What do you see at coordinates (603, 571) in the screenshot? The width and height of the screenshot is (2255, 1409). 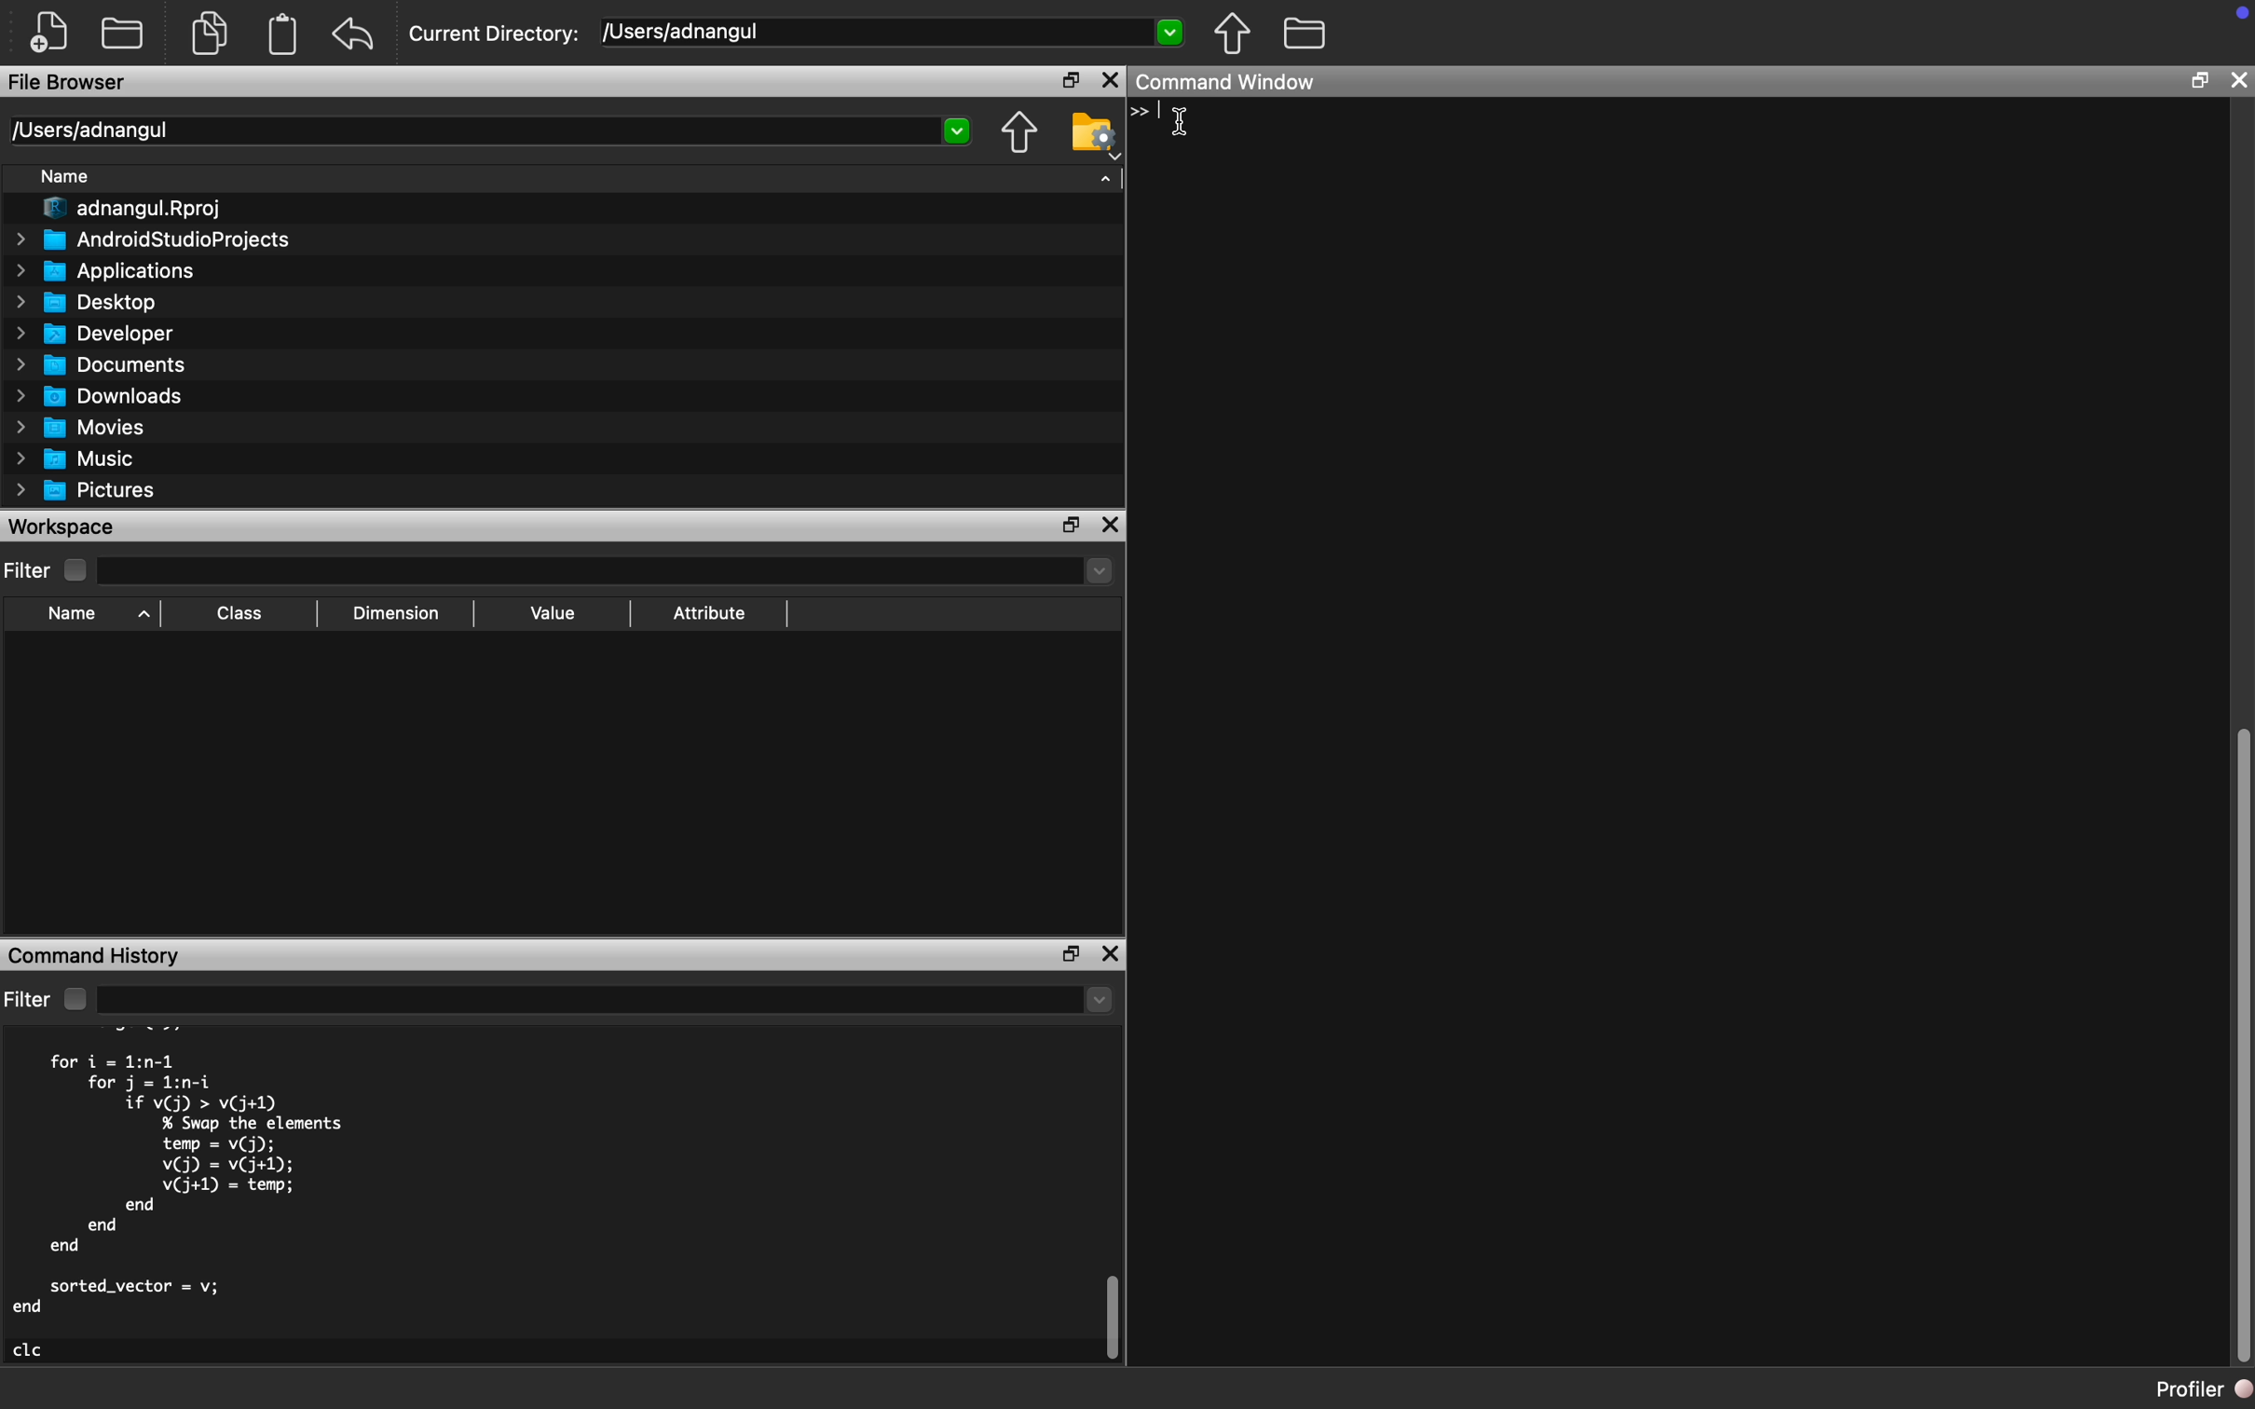 I see `Dropdown` at bounding box center [603, 571].